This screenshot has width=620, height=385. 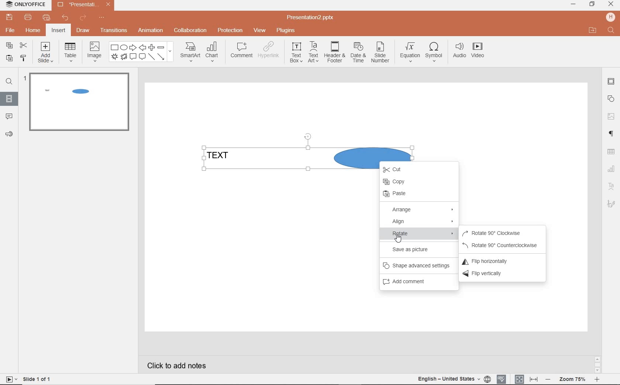 What do you see at coordinates (84, 30) in the screenshot?
I see `draw` at bounding box center [84, 30].